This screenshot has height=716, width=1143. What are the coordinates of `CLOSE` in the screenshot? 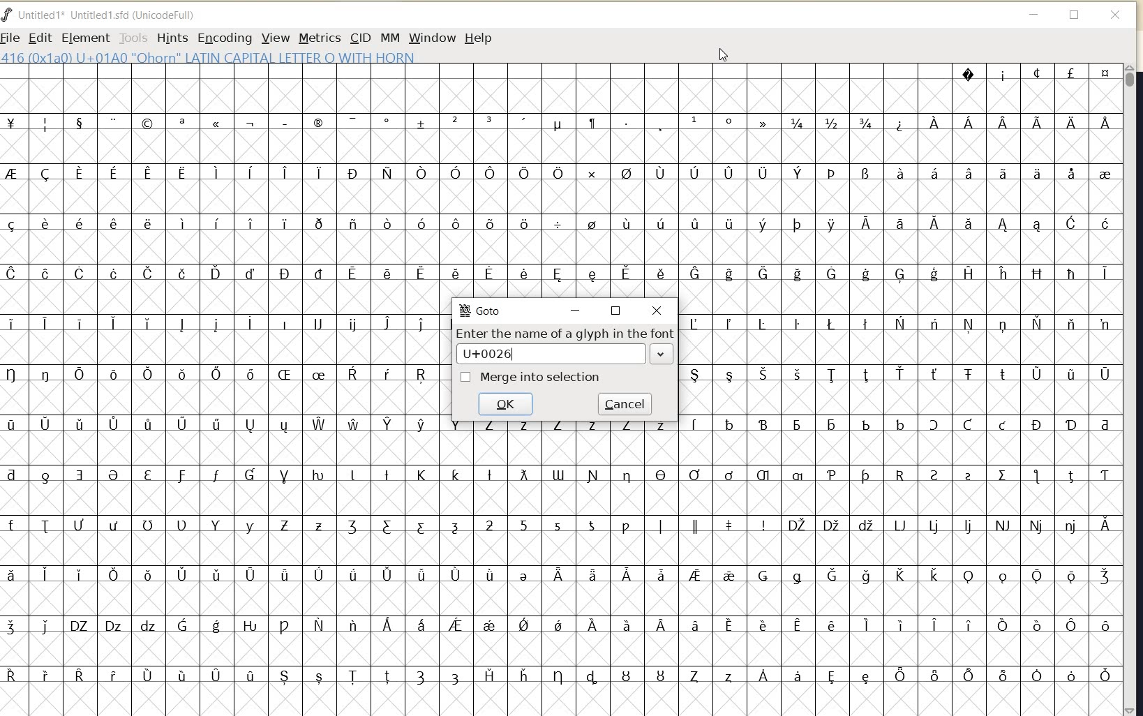 It's located at (1116, 15).